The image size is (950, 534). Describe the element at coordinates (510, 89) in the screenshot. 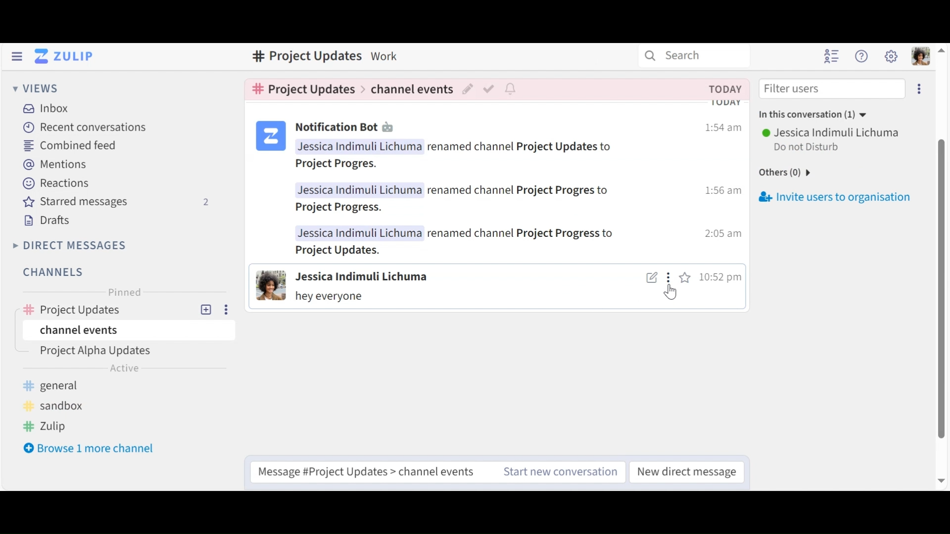

I see `configure notification` at that location.